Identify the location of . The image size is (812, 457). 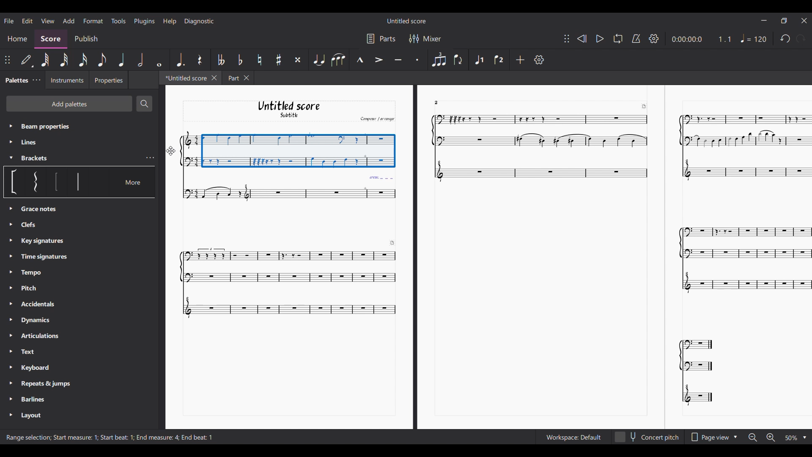
(10, 208).